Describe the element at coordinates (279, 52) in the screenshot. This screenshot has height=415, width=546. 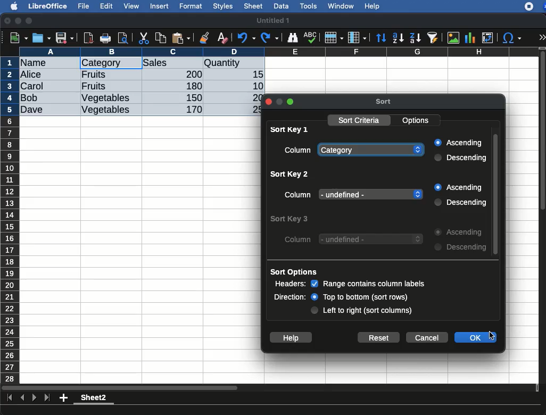
I see `column` at that location.